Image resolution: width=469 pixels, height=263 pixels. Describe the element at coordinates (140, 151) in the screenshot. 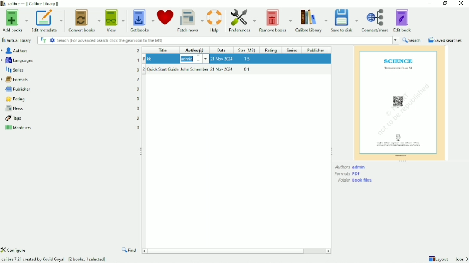

I see `Resize` at that location.